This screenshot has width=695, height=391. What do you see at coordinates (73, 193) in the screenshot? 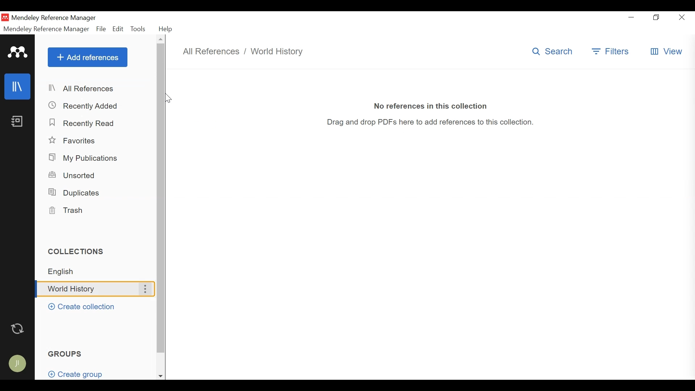
I see `Duplicates` at bounding box center [73, 193].